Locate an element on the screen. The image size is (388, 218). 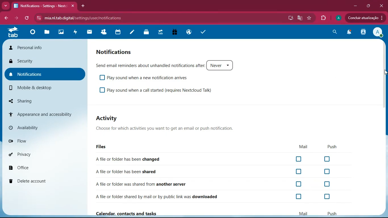
cursor is located at coordinates (385, 73).